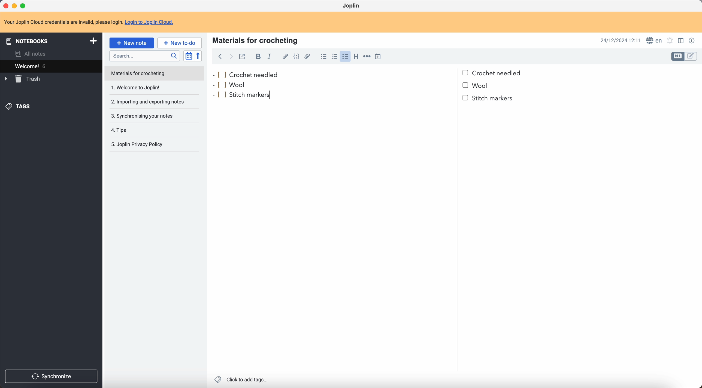 The height and width of the screenshot is (388, 702). I want to click on close, so click(7, 6).